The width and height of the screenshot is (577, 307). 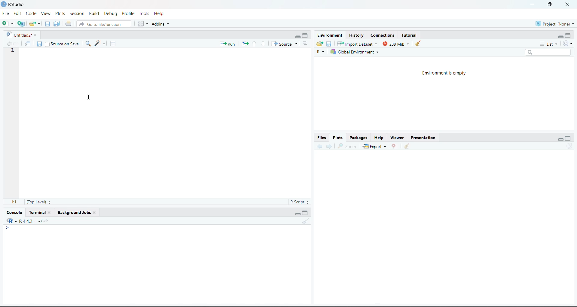 I want to click on Show in new window, so click(x=28, y=44).